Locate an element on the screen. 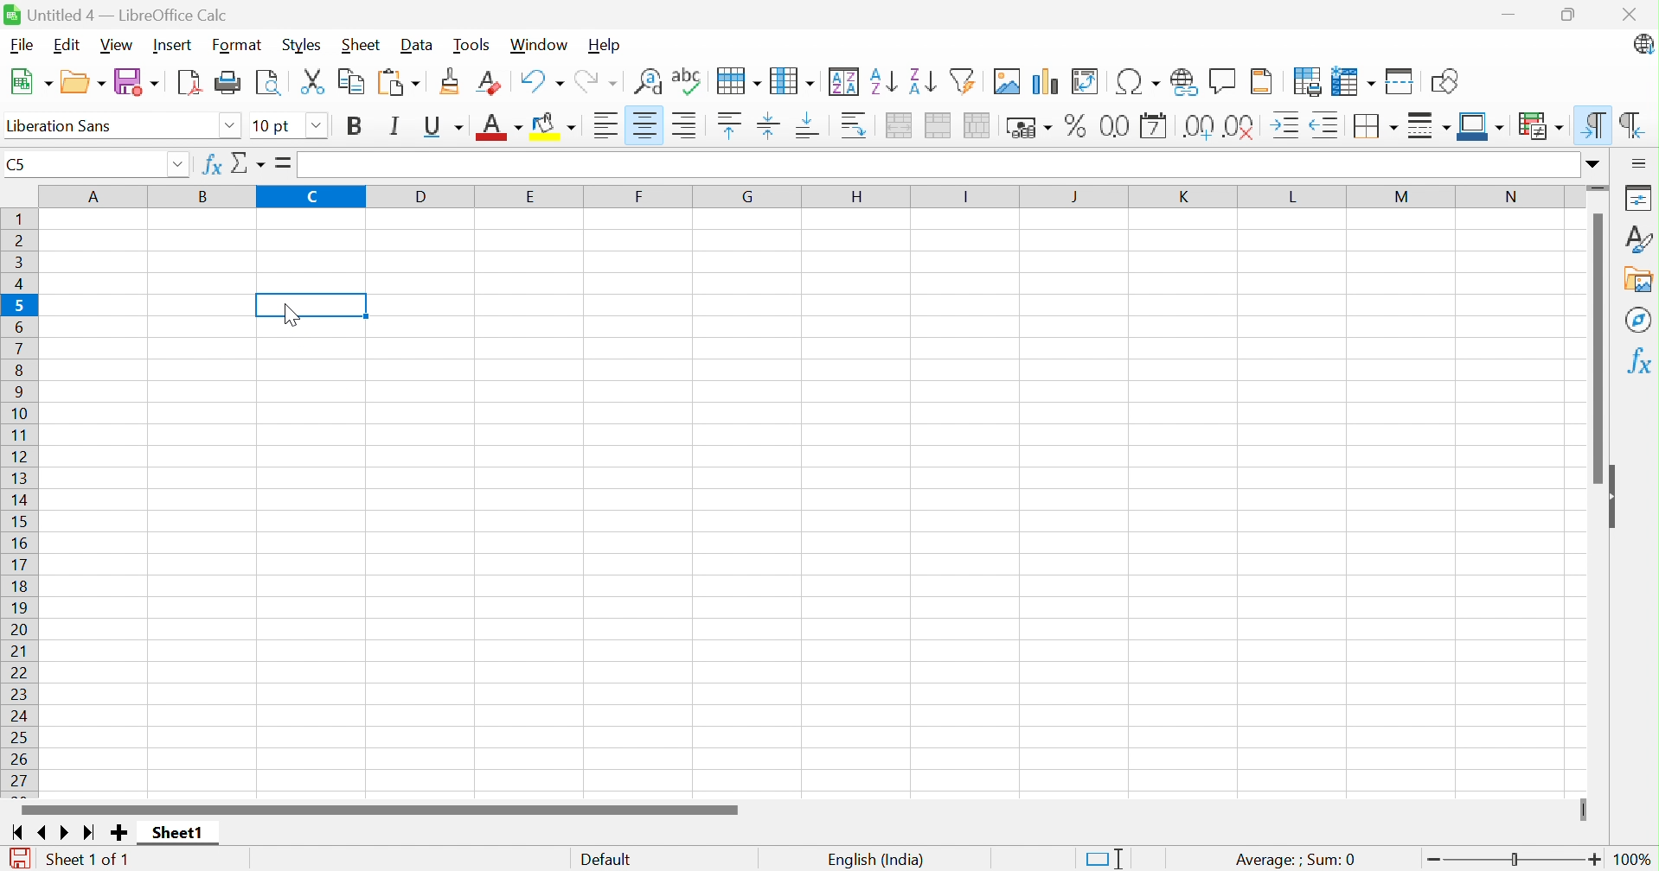  Border Color is located at coordinates (1480, 125).